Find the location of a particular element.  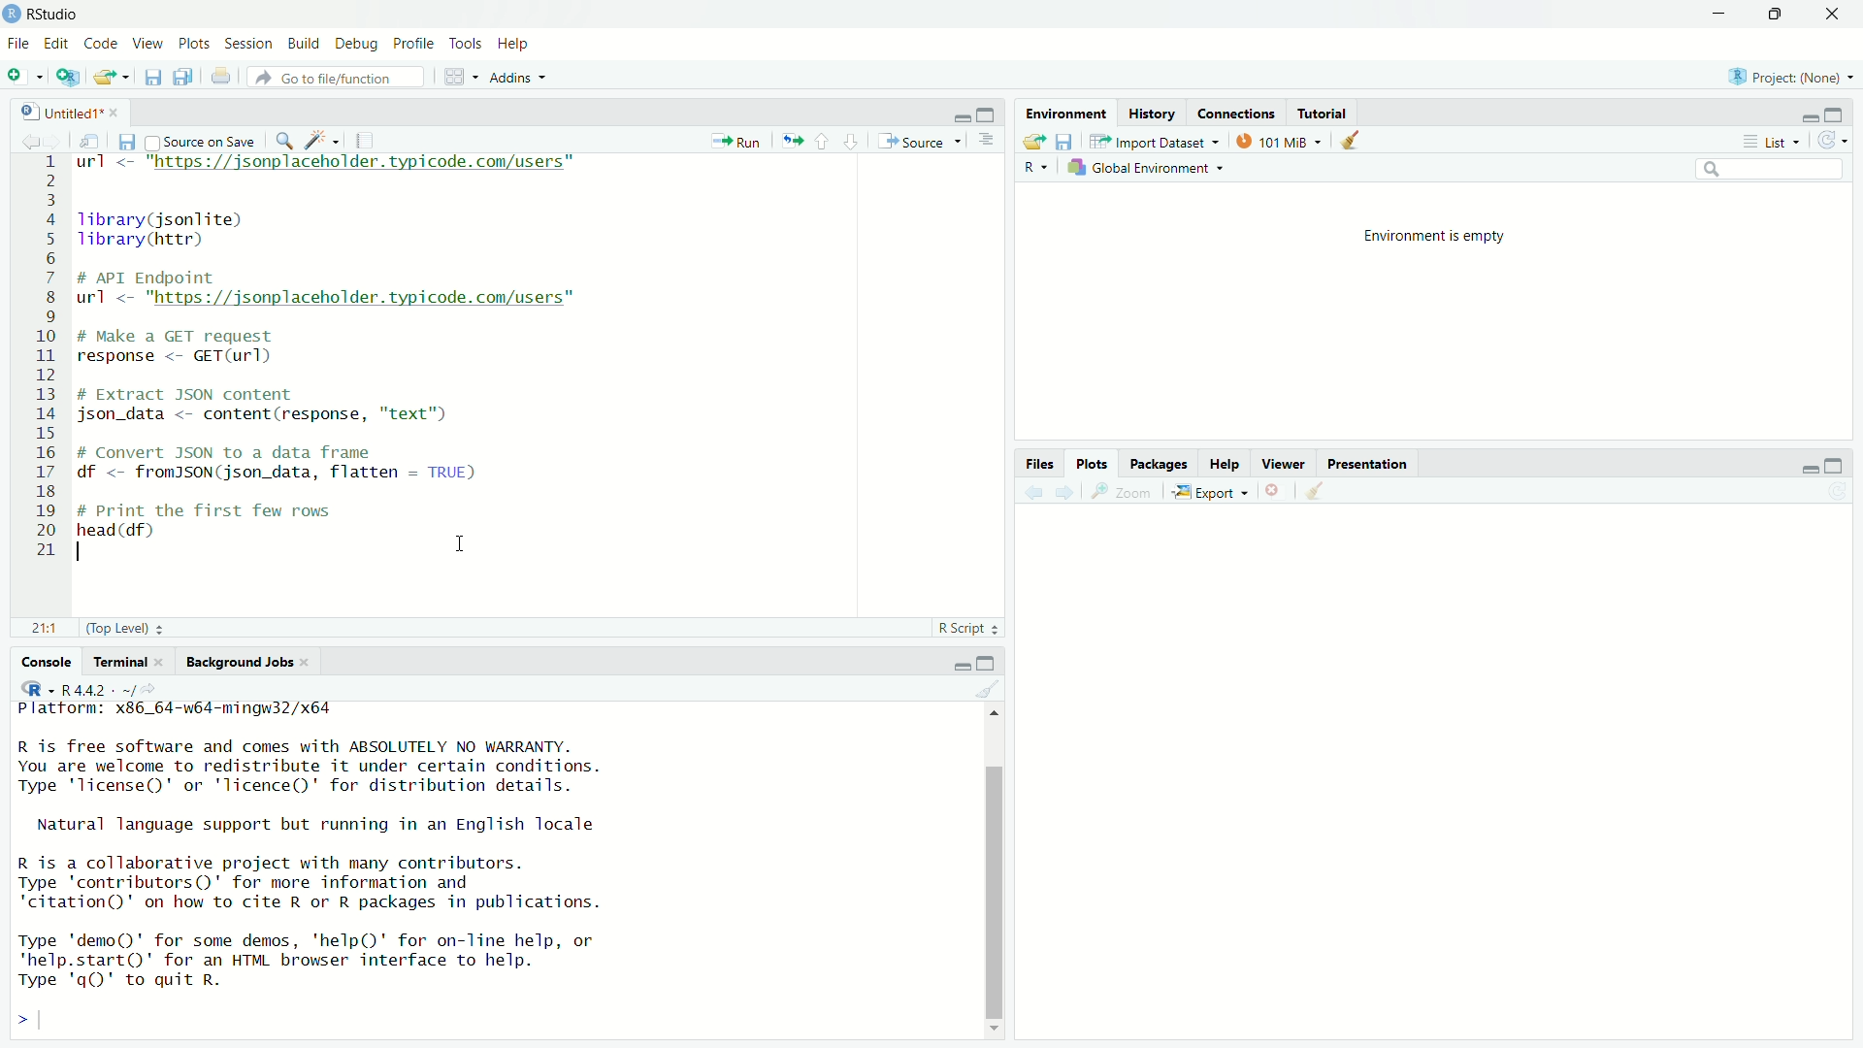

(Top Level)  is located at coordinates (125, 628).